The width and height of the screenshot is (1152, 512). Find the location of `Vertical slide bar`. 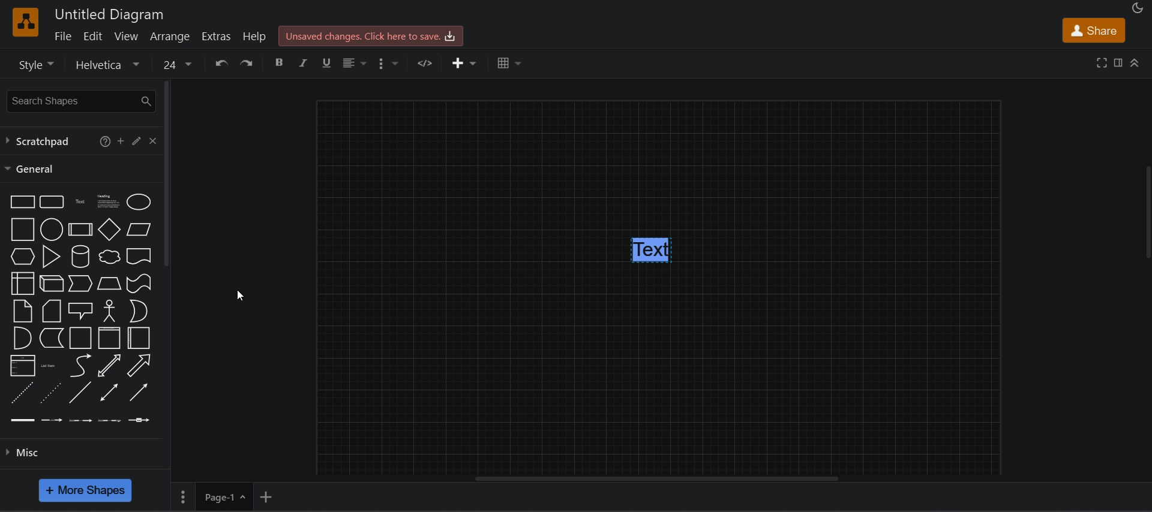

Vertical slide bar is located at coordinates (1148, 213).